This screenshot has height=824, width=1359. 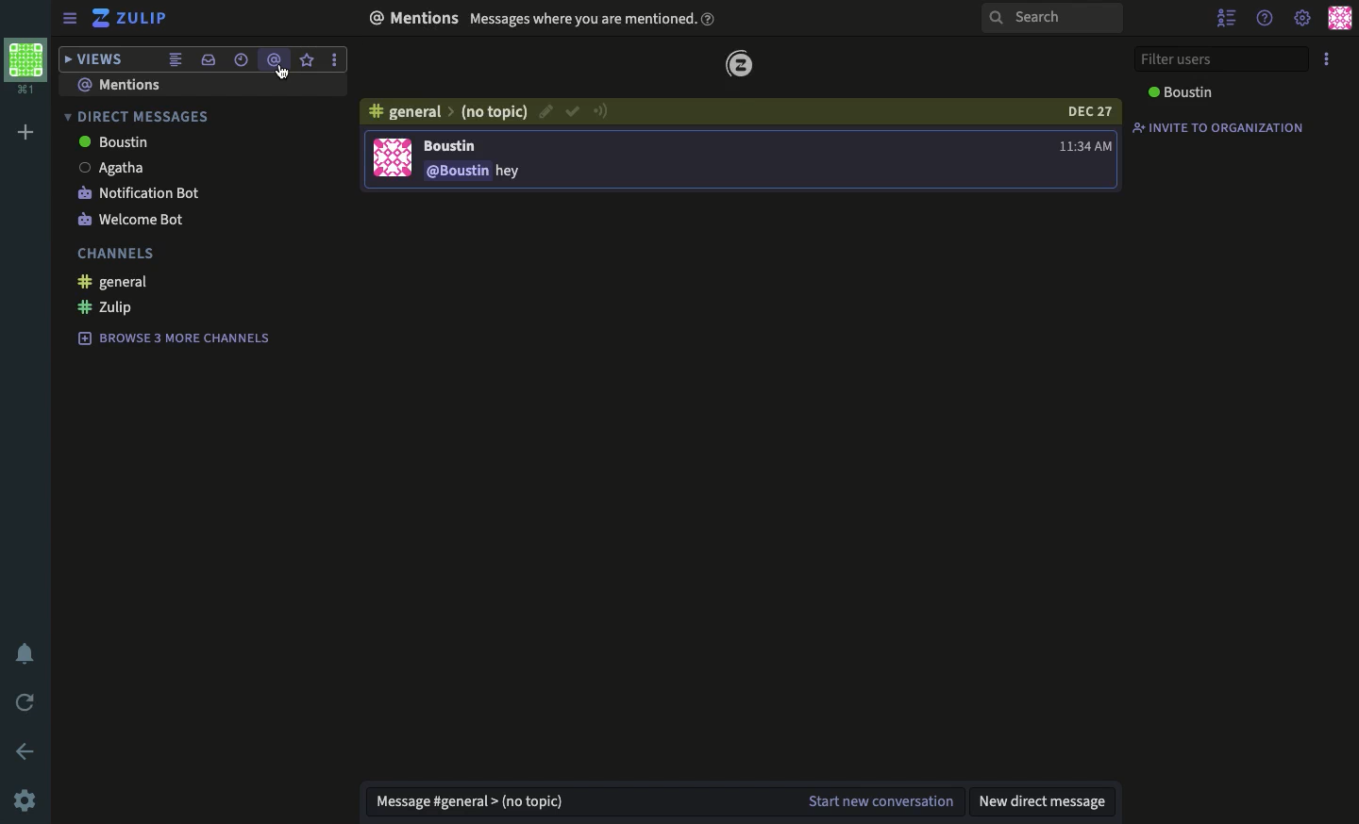 What do you see at coordinates (547, 20) in the screenshot?
I see `mentions` at bounding box center [547, 20].